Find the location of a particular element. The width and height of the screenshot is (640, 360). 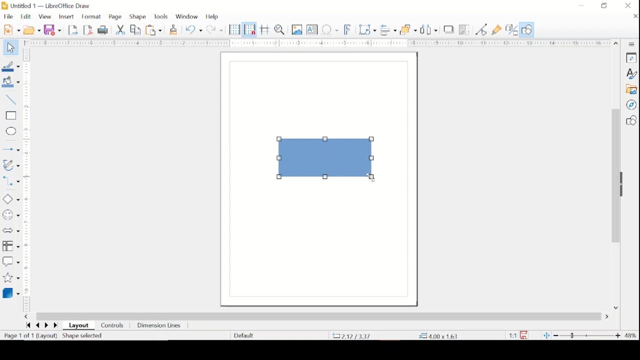

window is located at coordinates (187, 16).